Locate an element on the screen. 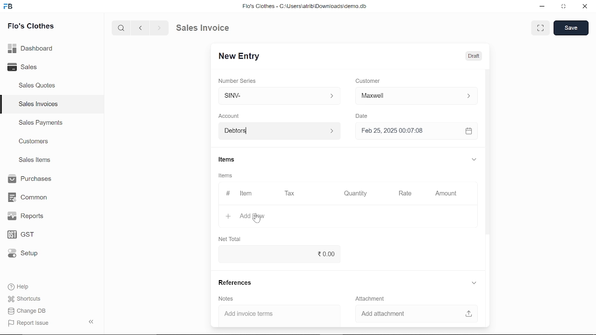 The image size is (596, 335). Help is located at coordinates (20, 287).